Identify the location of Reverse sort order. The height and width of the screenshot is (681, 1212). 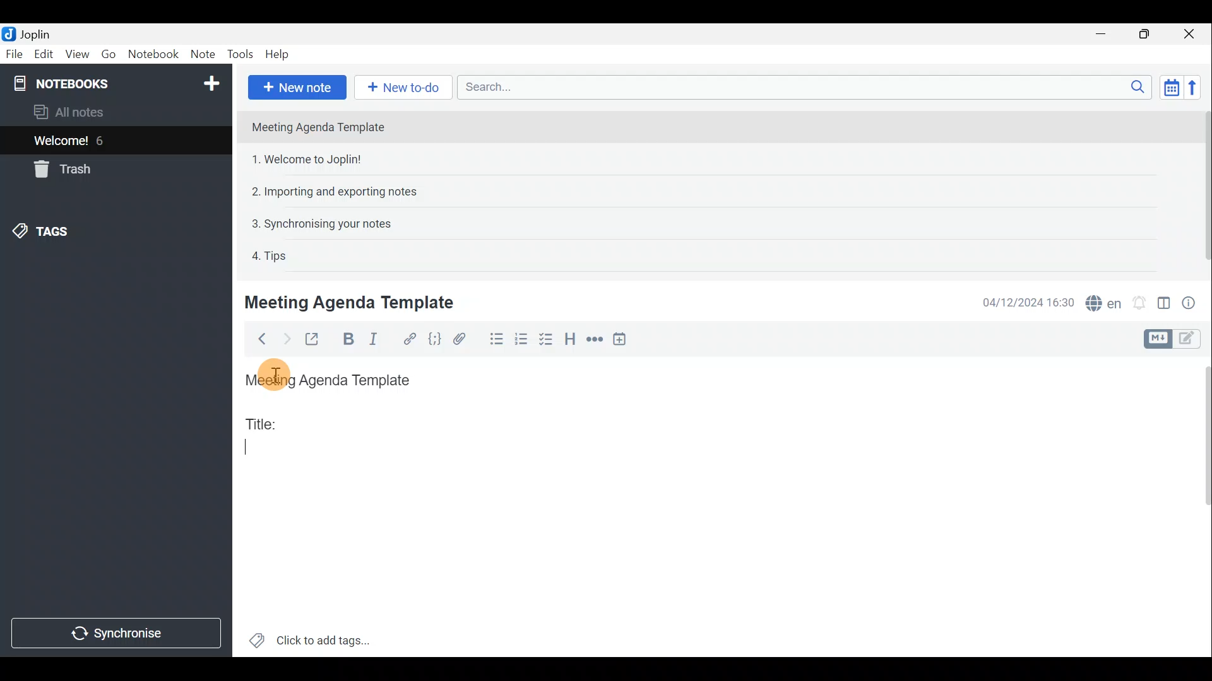
(1194, 88).